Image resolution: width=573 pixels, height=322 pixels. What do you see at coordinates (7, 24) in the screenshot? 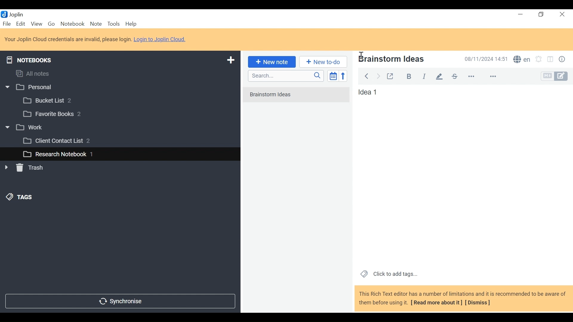
I see `File` at bounding box center [7, 24].